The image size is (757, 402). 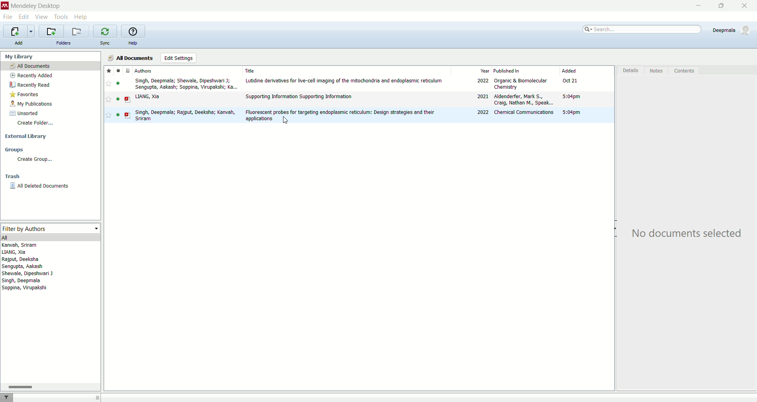 What do you see at coordinates (22, 114) in the screenshot?
I see `unsorted` at bounding box center [22, 114].